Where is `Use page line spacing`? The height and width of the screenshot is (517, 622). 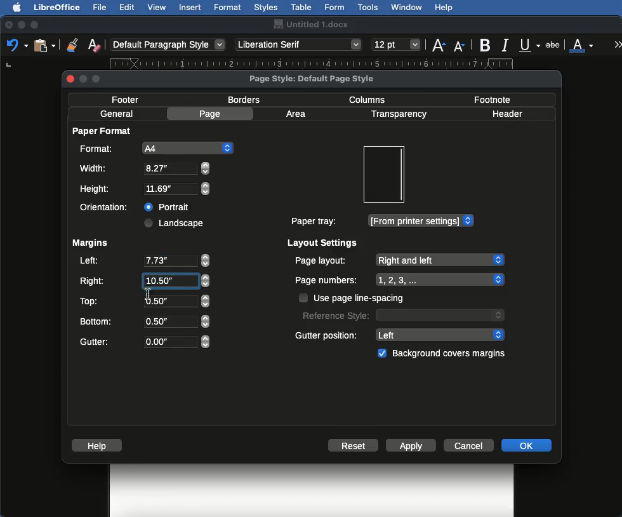
Use page line spacing is located at coordinates (353, 298).